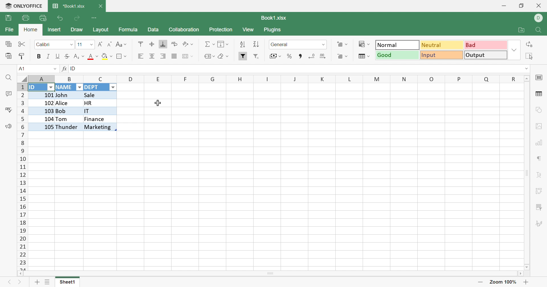 The width and height of the screenshot is (547, 287). Describe the element at coordinates (78, 17) in the screenshot. I see `Redo` at that location.